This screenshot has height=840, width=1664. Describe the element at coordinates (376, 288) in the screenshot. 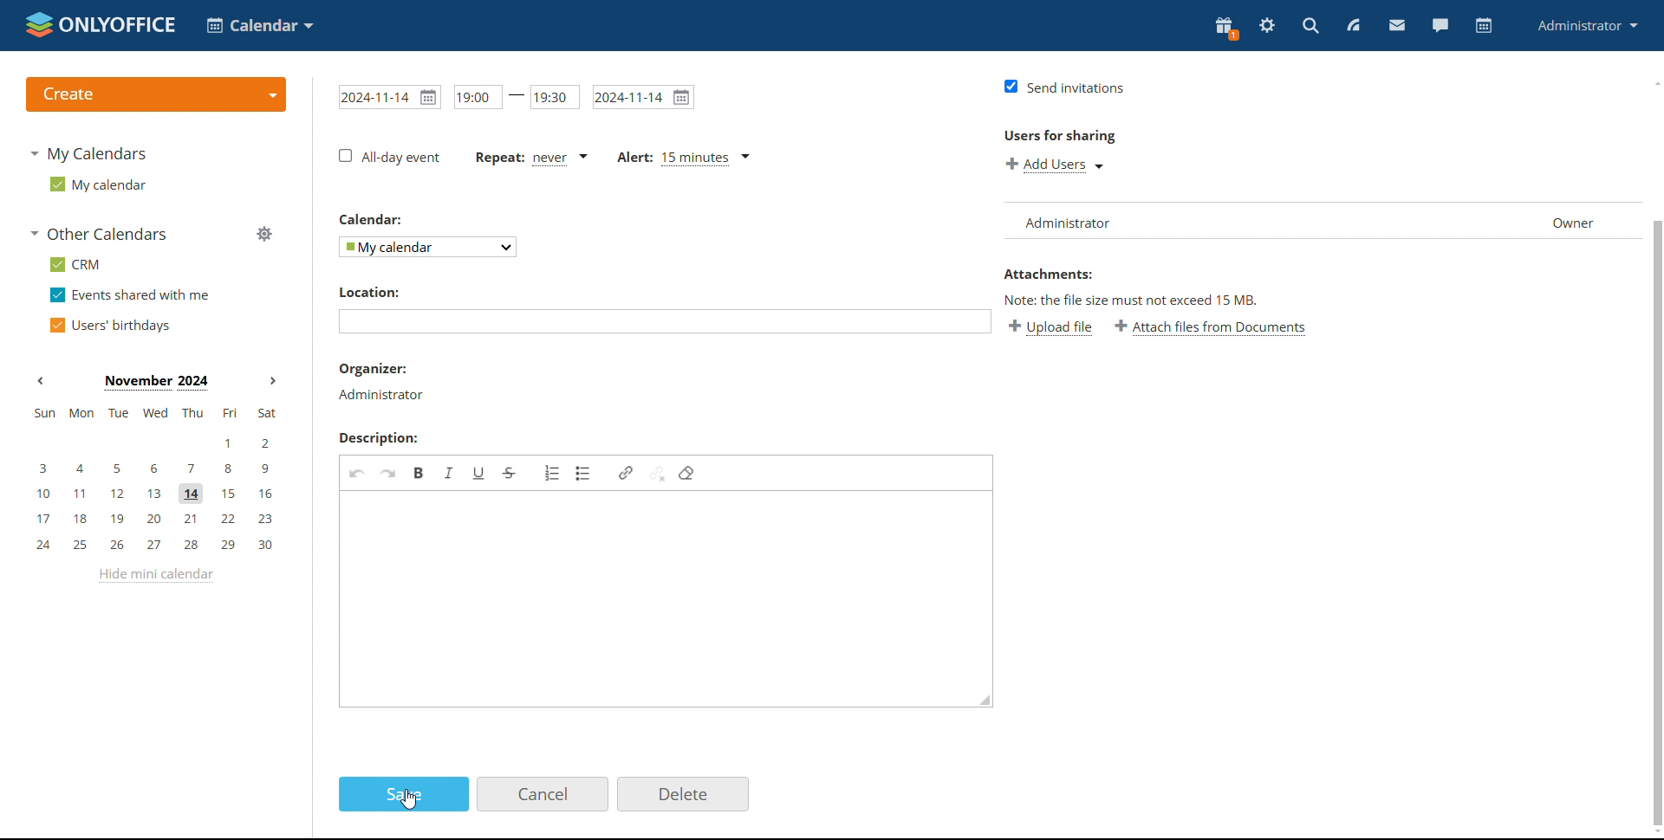

I see `location:` at that location.